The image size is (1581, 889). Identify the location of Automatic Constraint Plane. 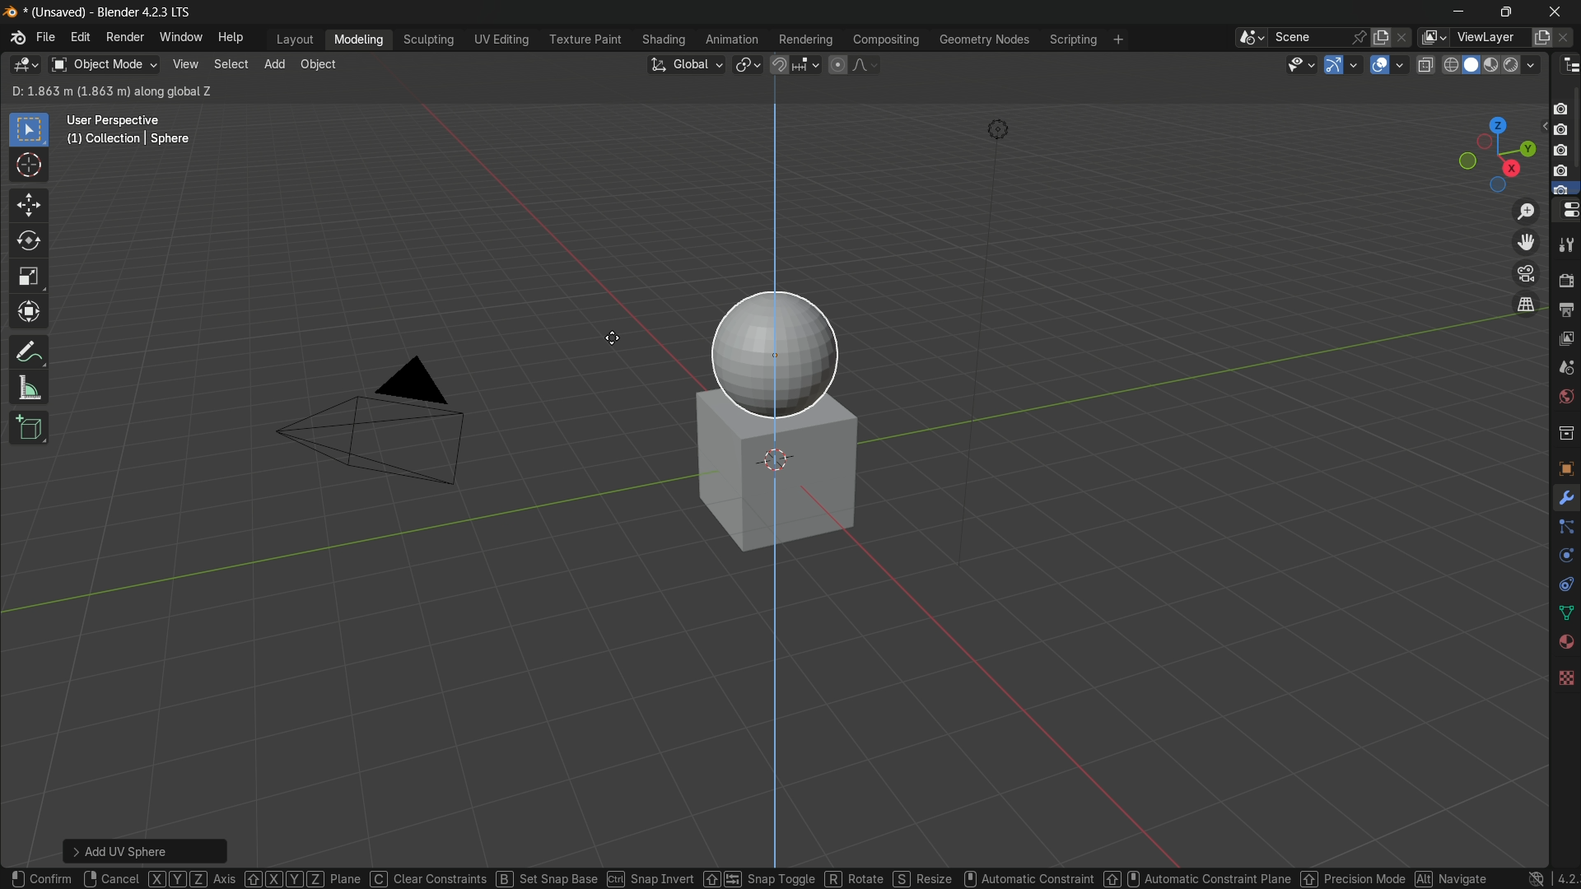
(1073, 877).